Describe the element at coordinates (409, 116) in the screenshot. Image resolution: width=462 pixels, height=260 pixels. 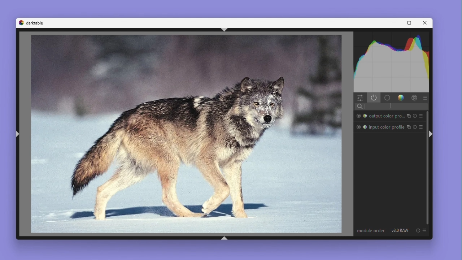
I see `Enable/disable module` at that location.